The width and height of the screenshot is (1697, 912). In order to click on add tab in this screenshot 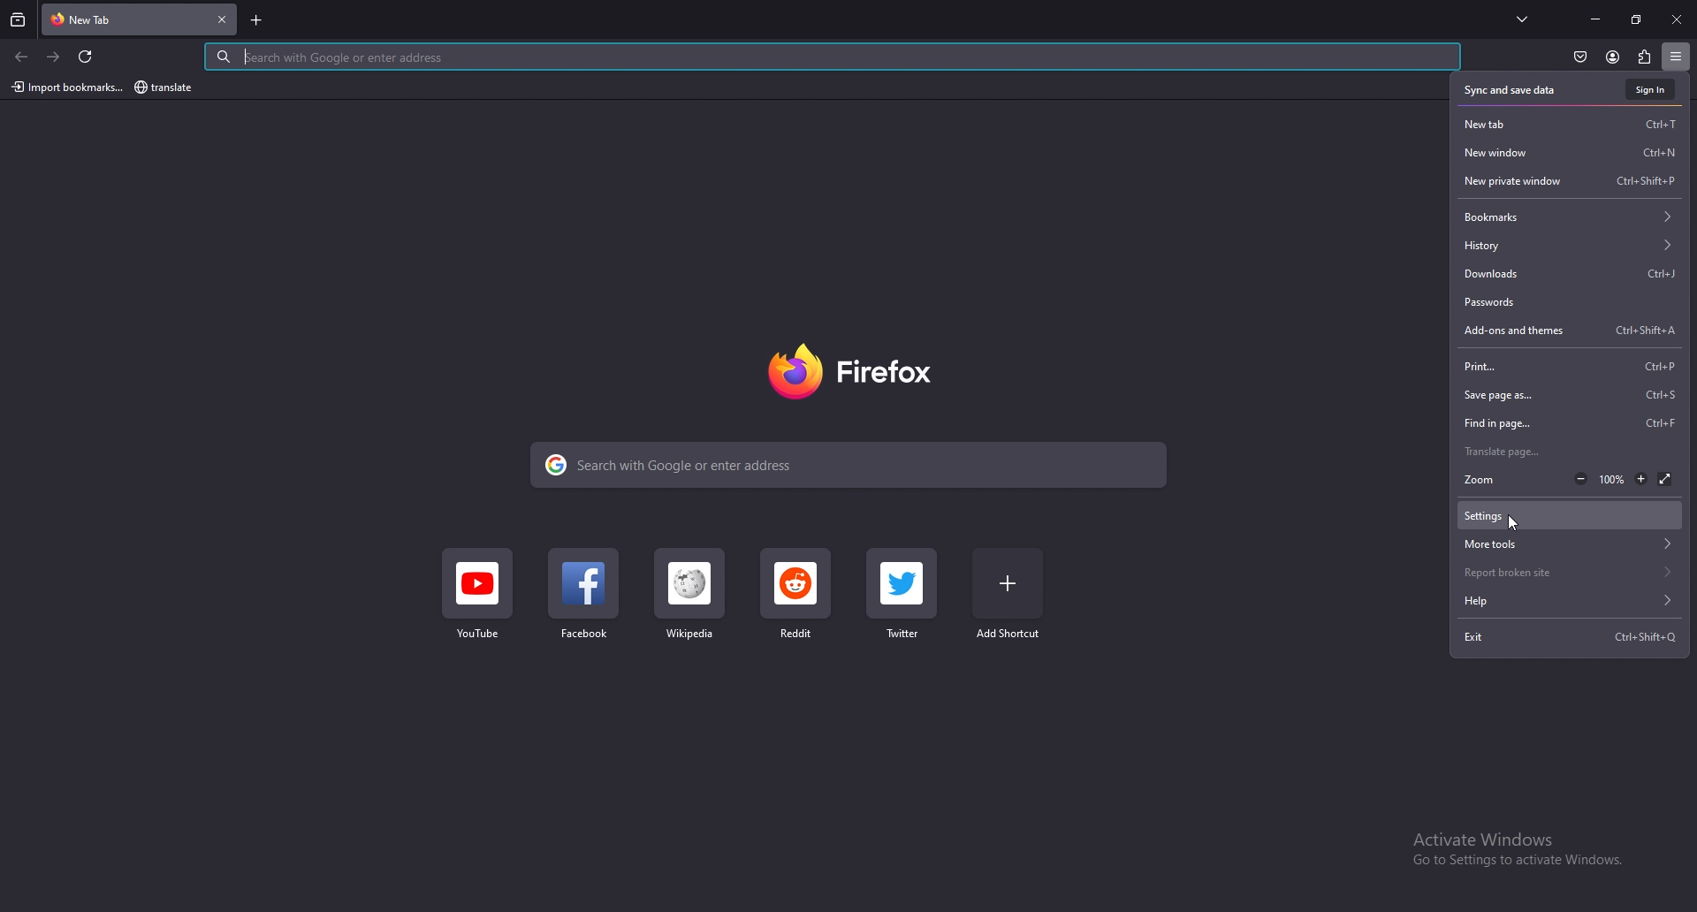, I will do `click(257, 20)`.